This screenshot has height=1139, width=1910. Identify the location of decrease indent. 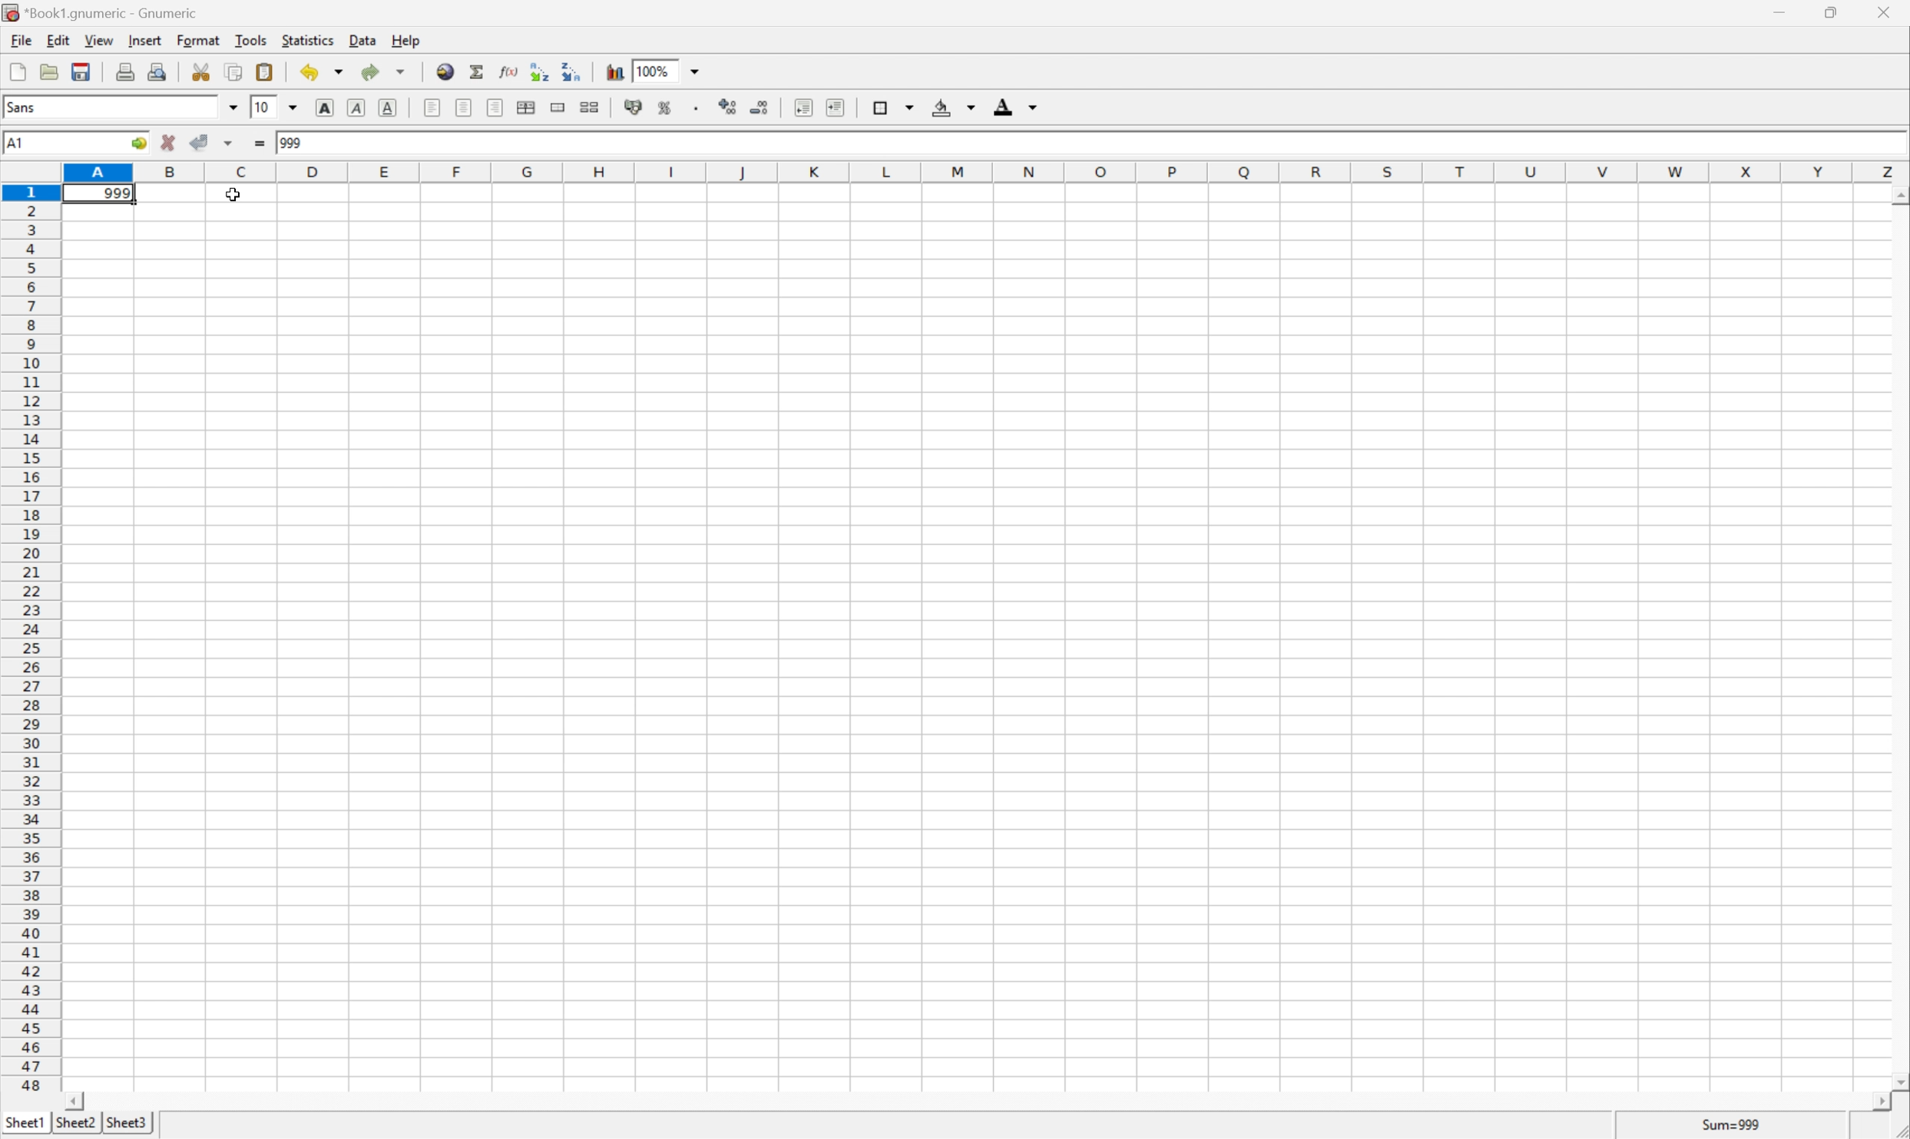
(803, 108).